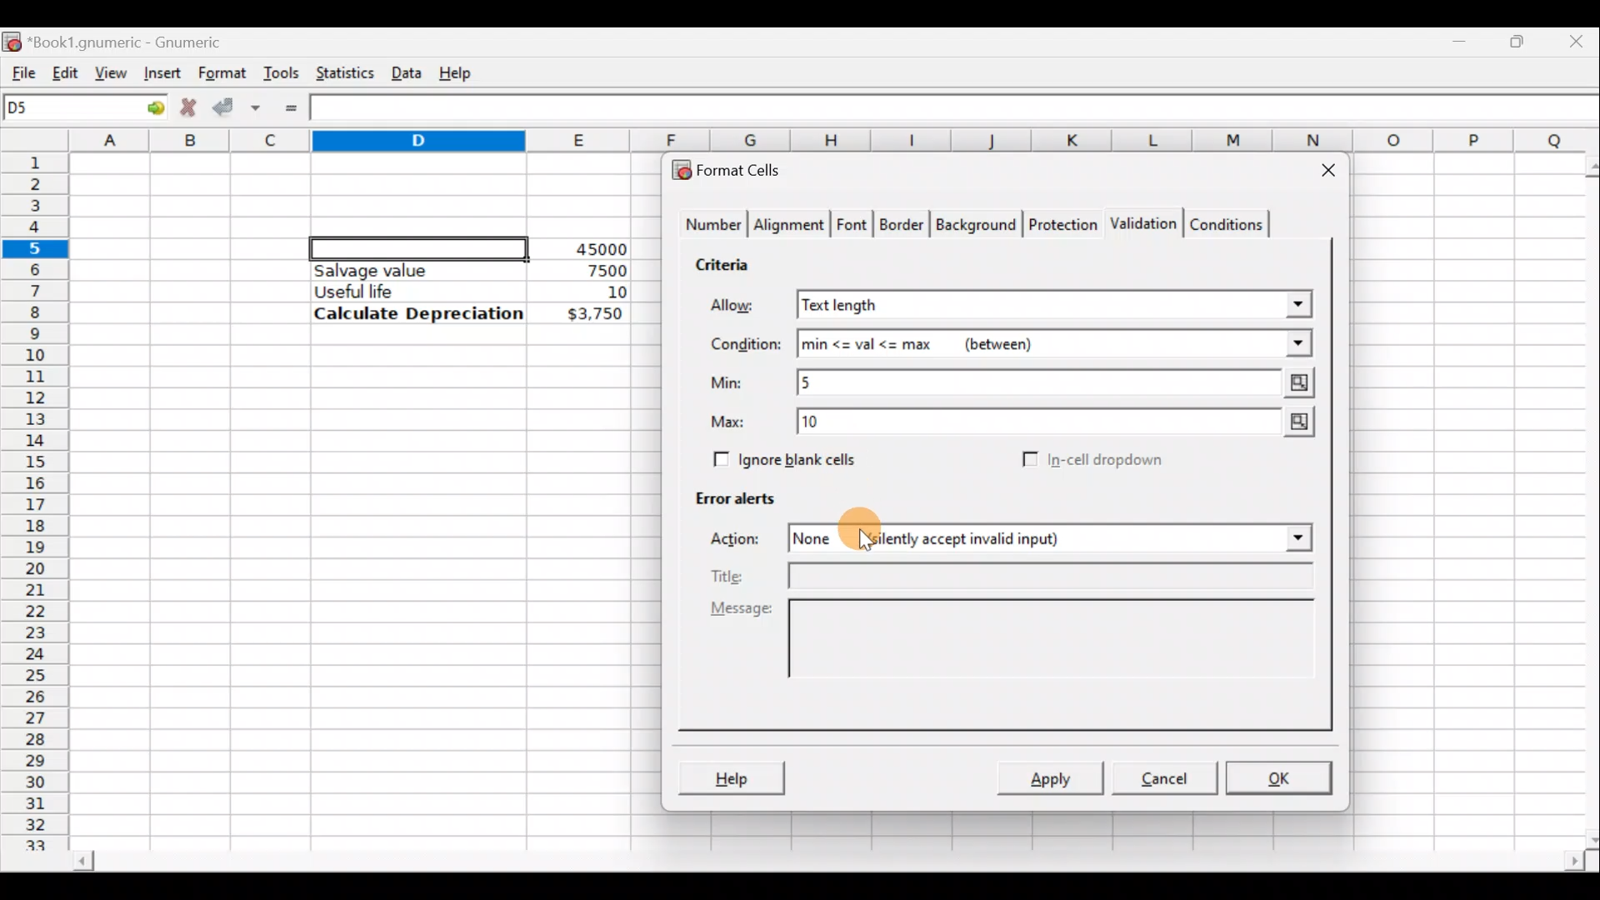 This screenshot has height=900, width=1600. I want to click on Maximize, so click(1521, 38).